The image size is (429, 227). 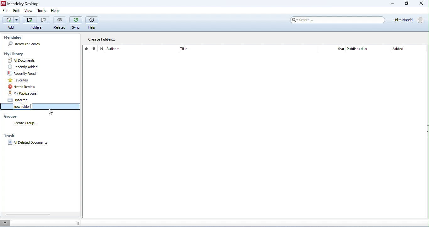 I want to click on Mendeley desktop, so click(x=22, y=3).